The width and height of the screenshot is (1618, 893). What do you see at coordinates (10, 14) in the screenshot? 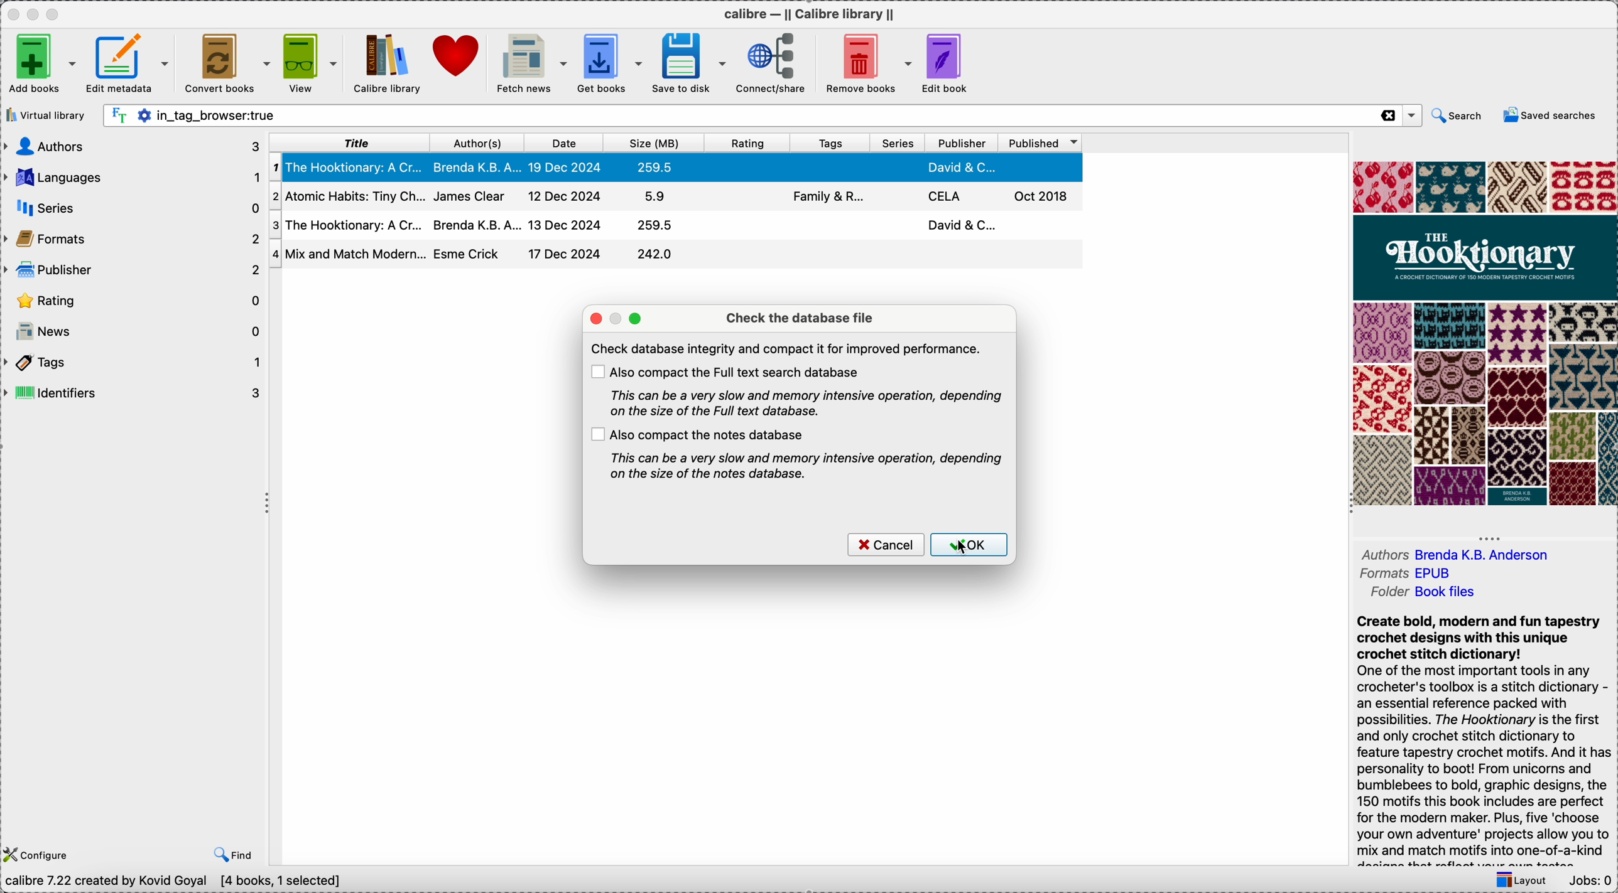
I see `close app` at bounding box center [10, 14].